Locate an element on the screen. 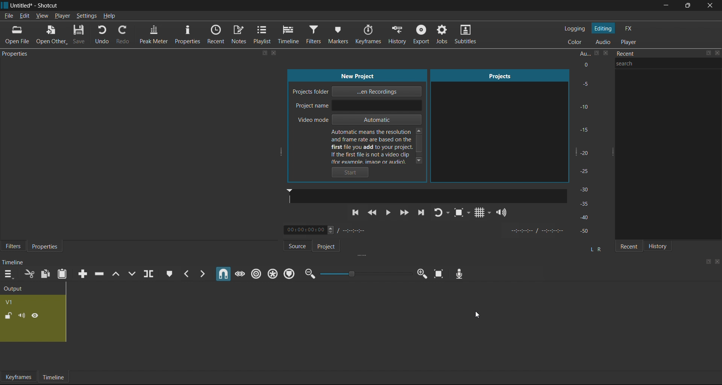  Logging is located at coordinates (576, 29).